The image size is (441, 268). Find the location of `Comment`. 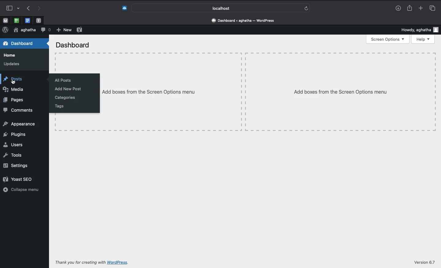

Comment is located at coordinates (46, 30).